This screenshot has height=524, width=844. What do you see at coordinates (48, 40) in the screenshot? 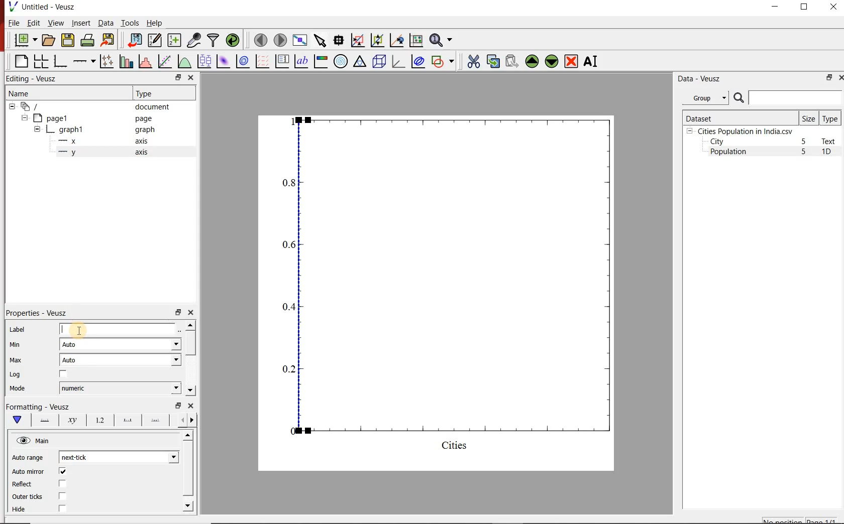
I see `open a document` at bounding box center [48, 40].